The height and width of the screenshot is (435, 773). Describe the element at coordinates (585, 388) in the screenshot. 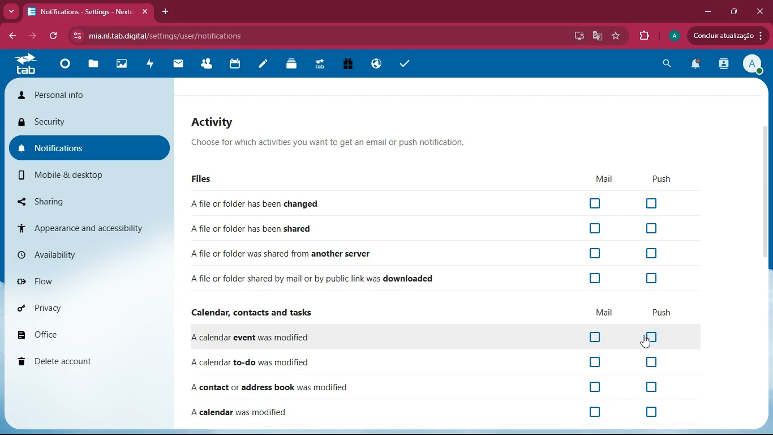

I see `off` at that location.